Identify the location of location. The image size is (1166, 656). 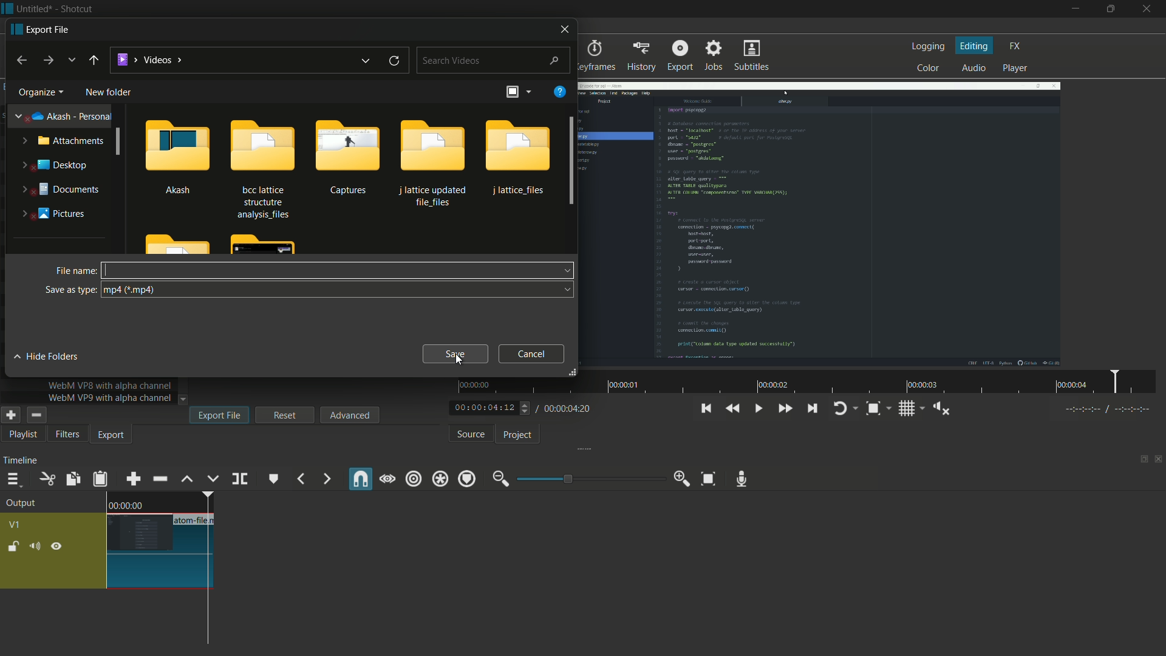
(148, 58).